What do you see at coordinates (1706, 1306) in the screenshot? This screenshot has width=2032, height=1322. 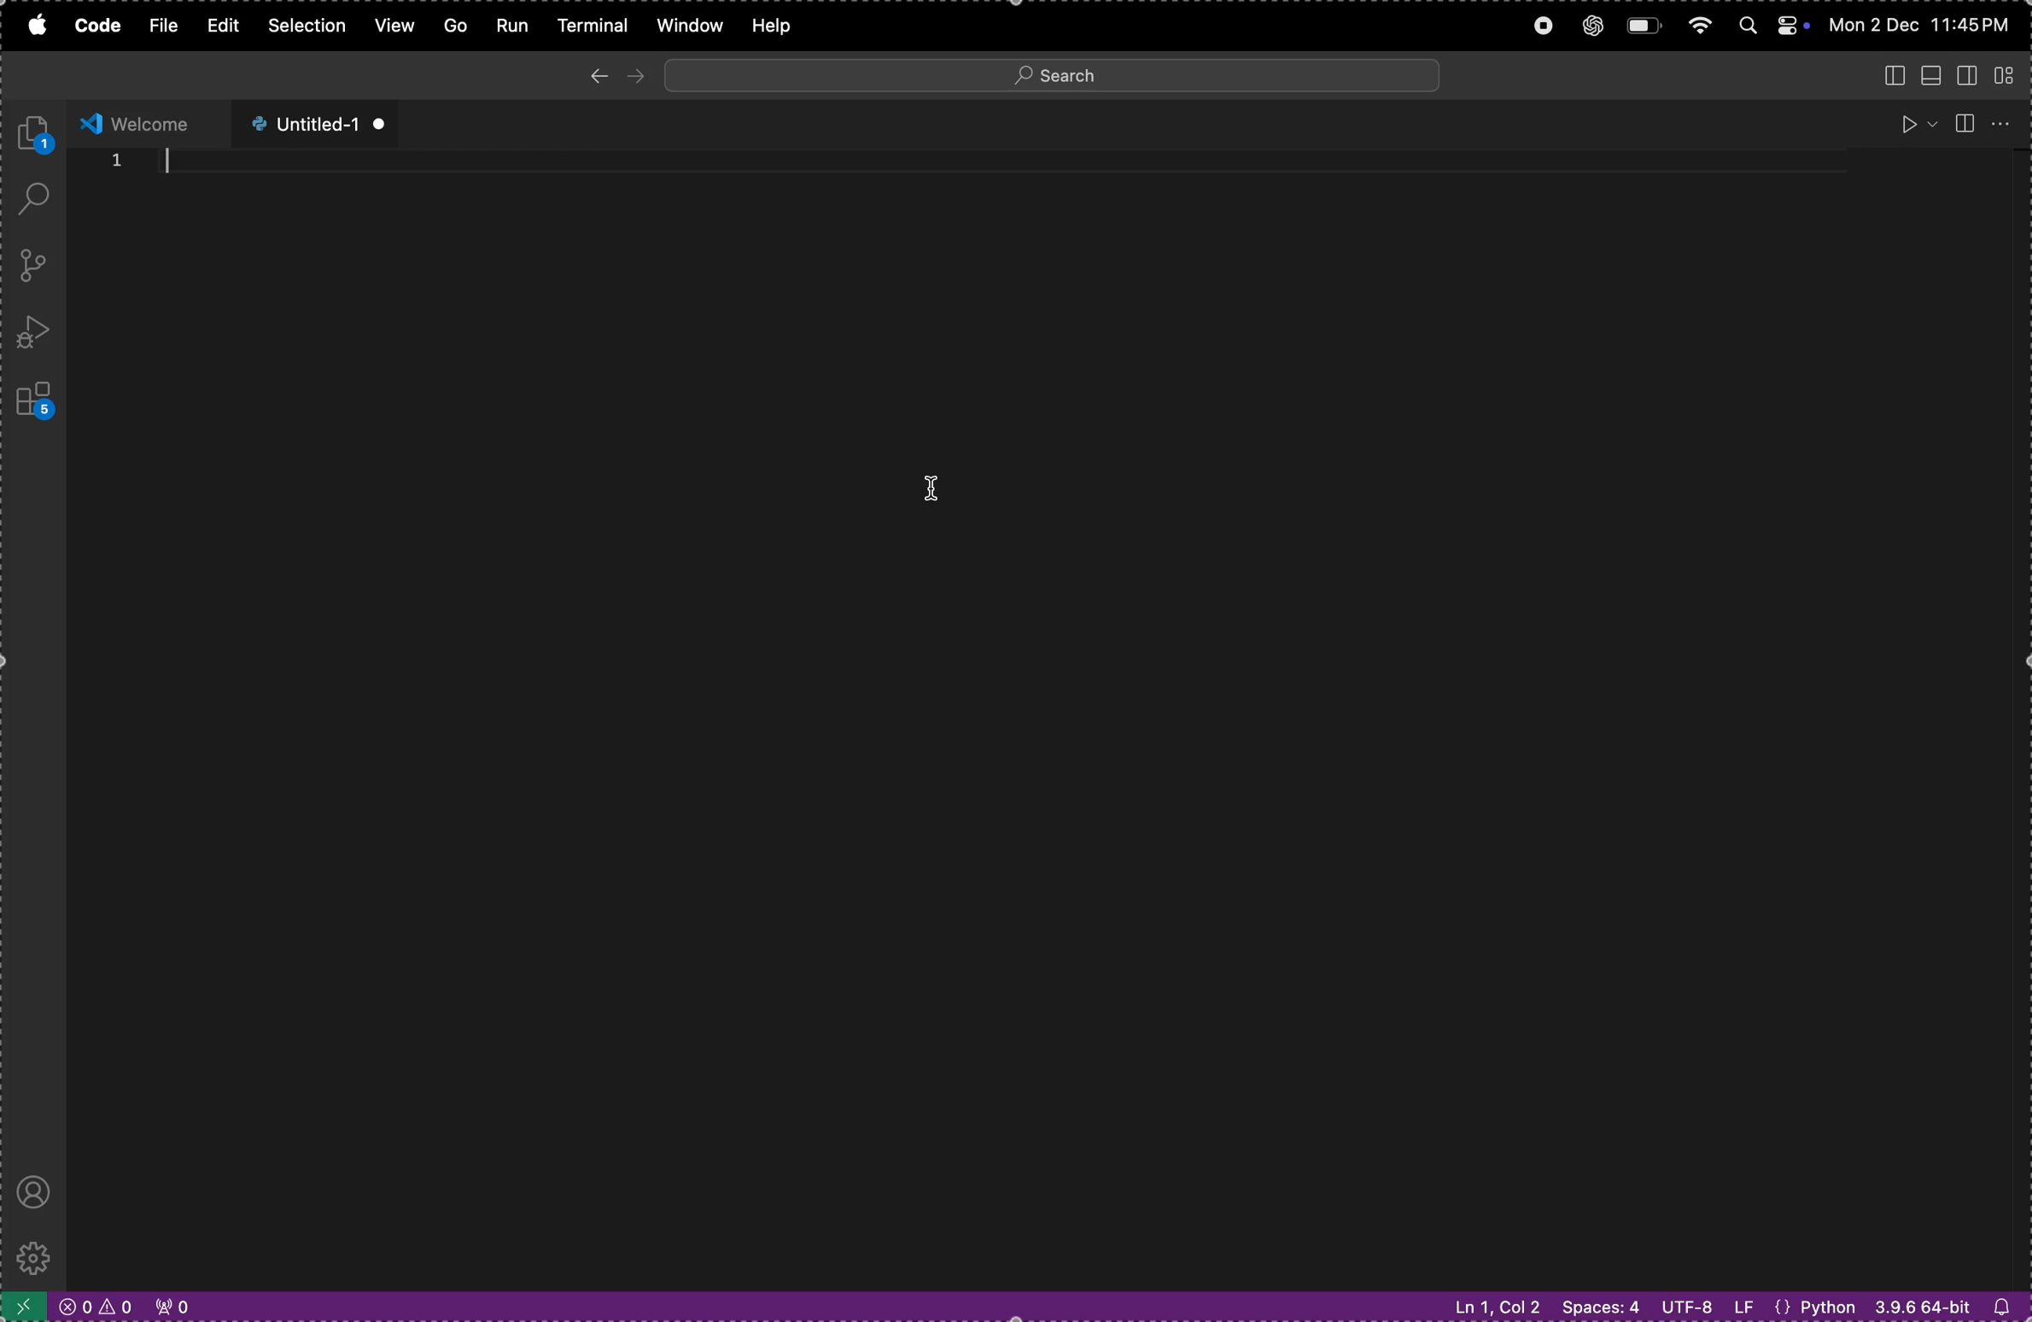 I see `utf 8` at bounding box center [1706, 1306].